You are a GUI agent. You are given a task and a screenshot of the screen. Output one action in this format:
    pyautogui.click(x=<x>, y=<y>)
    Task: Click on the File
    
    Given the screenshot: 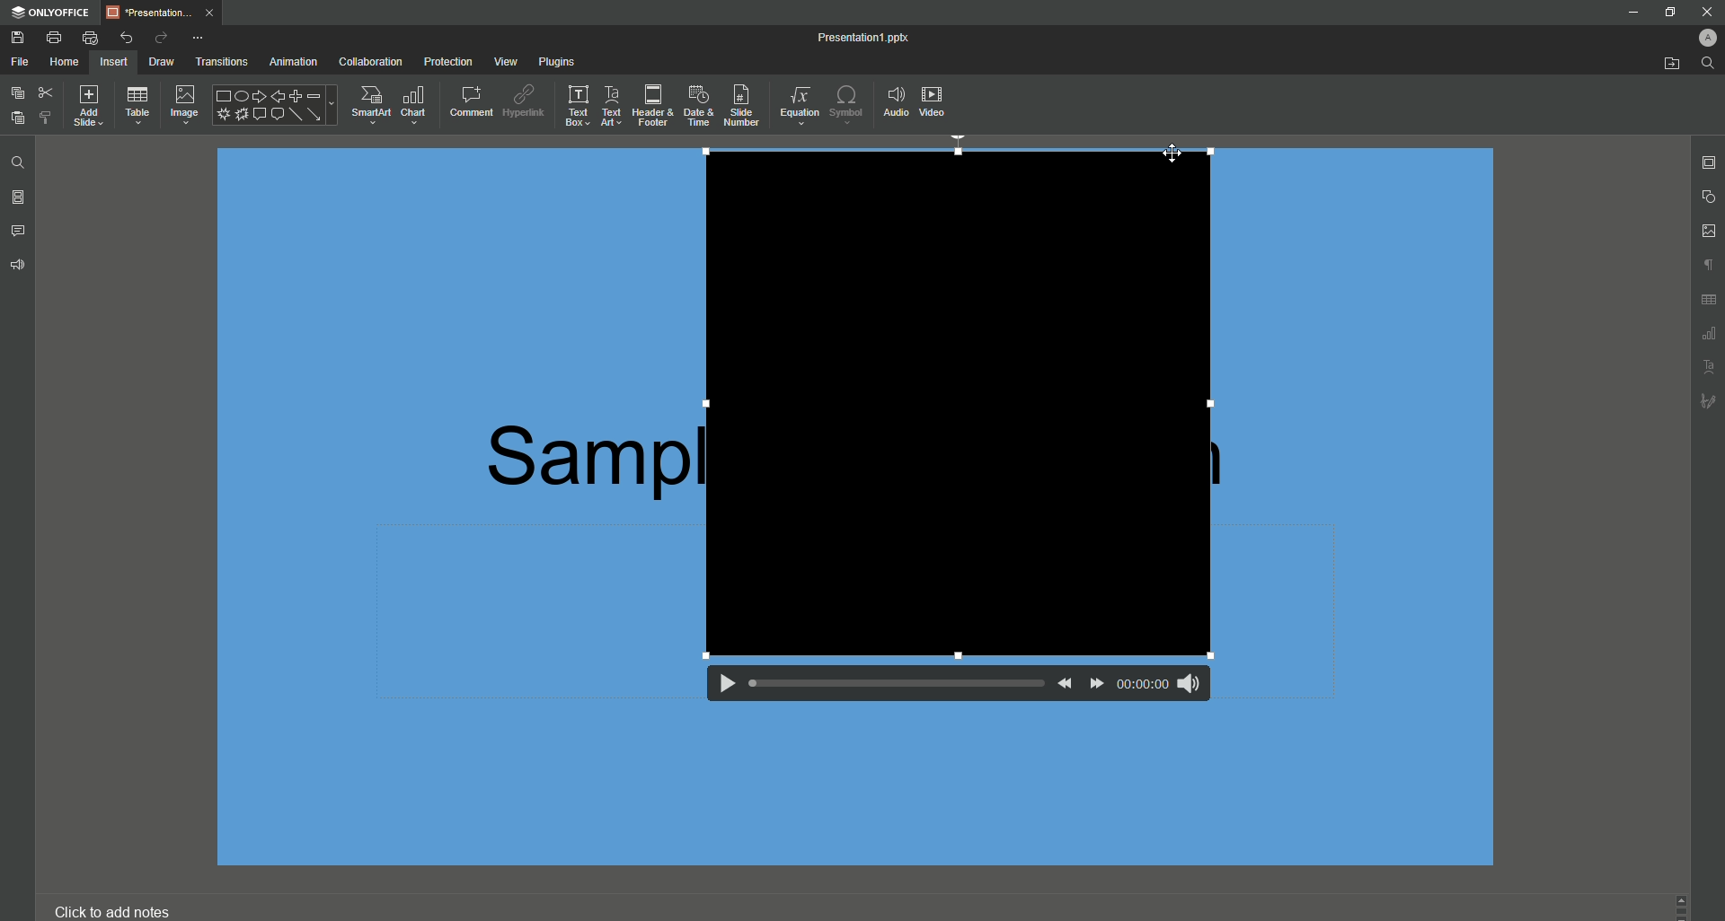 What is the action you would take?
    pyautogui.click(x=19, y=61)
    